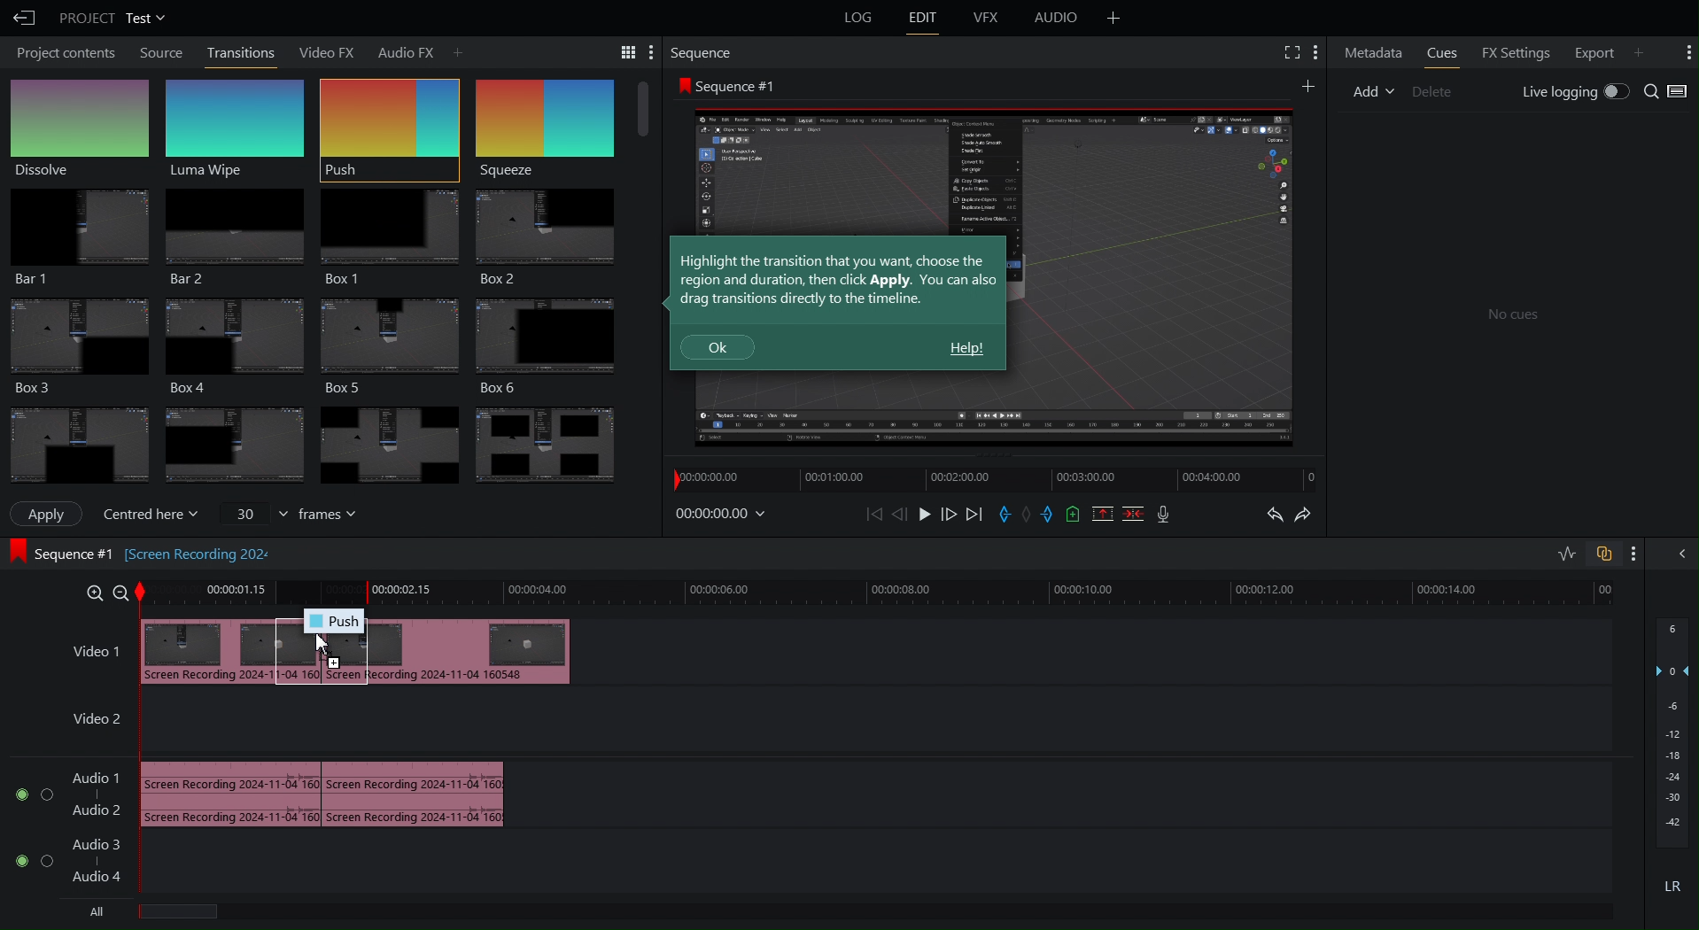  What do you see at coordinates (1060, 18) in the screenshot?
I see `Audio` at bounding box center [1060, 18].